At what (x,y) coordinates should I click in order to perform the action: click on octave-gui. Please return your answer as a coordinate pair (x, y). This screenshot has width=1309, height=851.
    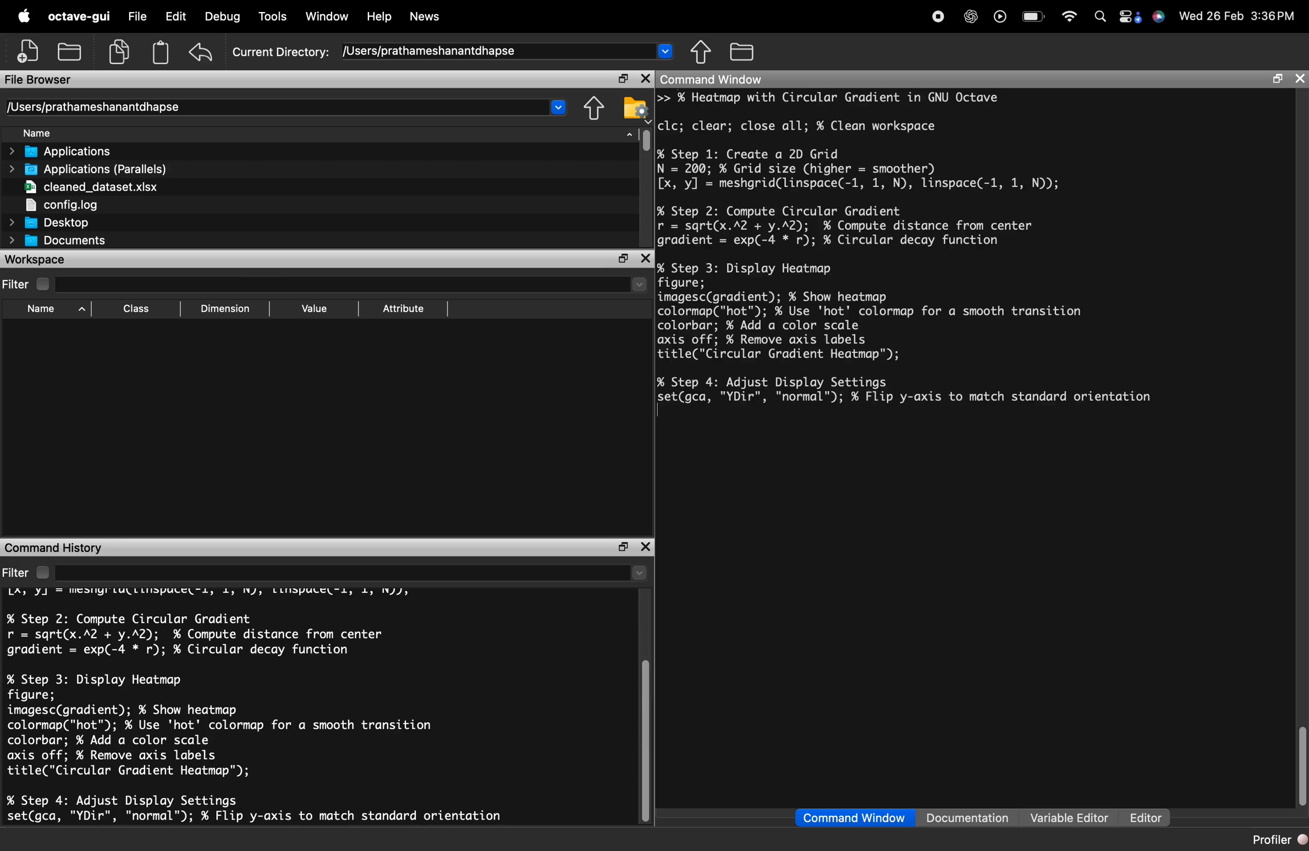
    Looking at the image, I should click on (80, 16).